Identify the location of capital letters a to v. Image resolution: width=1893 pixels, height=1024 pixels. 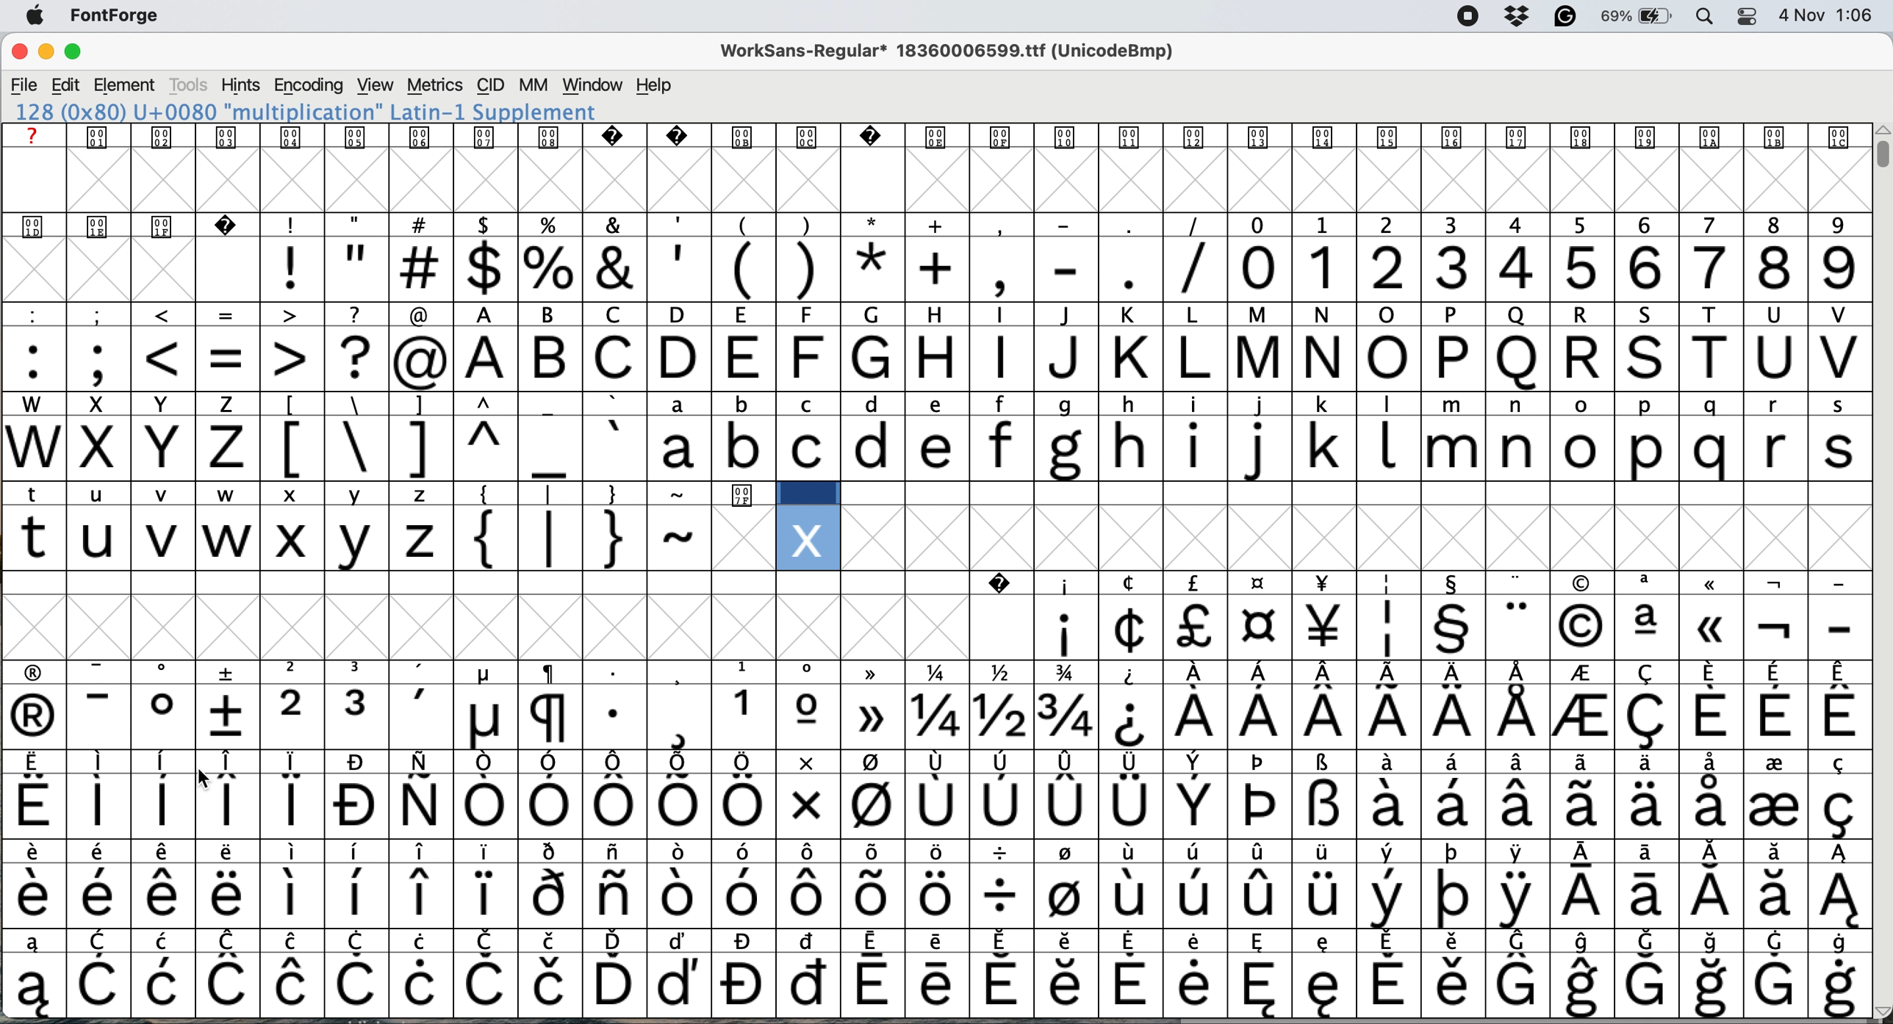
(1158, 361).